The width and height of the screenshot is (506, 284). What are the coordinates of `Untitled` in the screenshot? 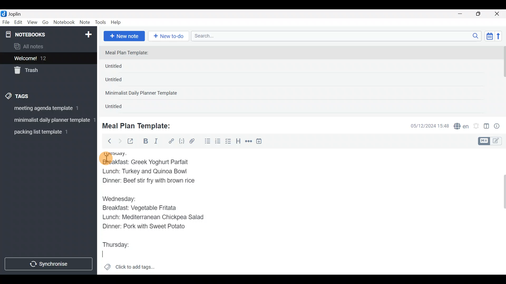 It's located at (122, 67).